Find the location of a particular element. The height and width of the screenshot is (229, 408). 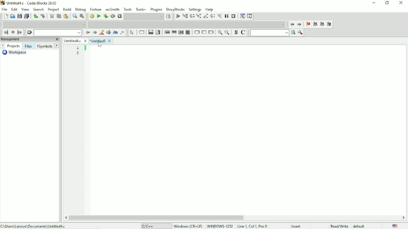

Windows is located at coordinates (204, 226).